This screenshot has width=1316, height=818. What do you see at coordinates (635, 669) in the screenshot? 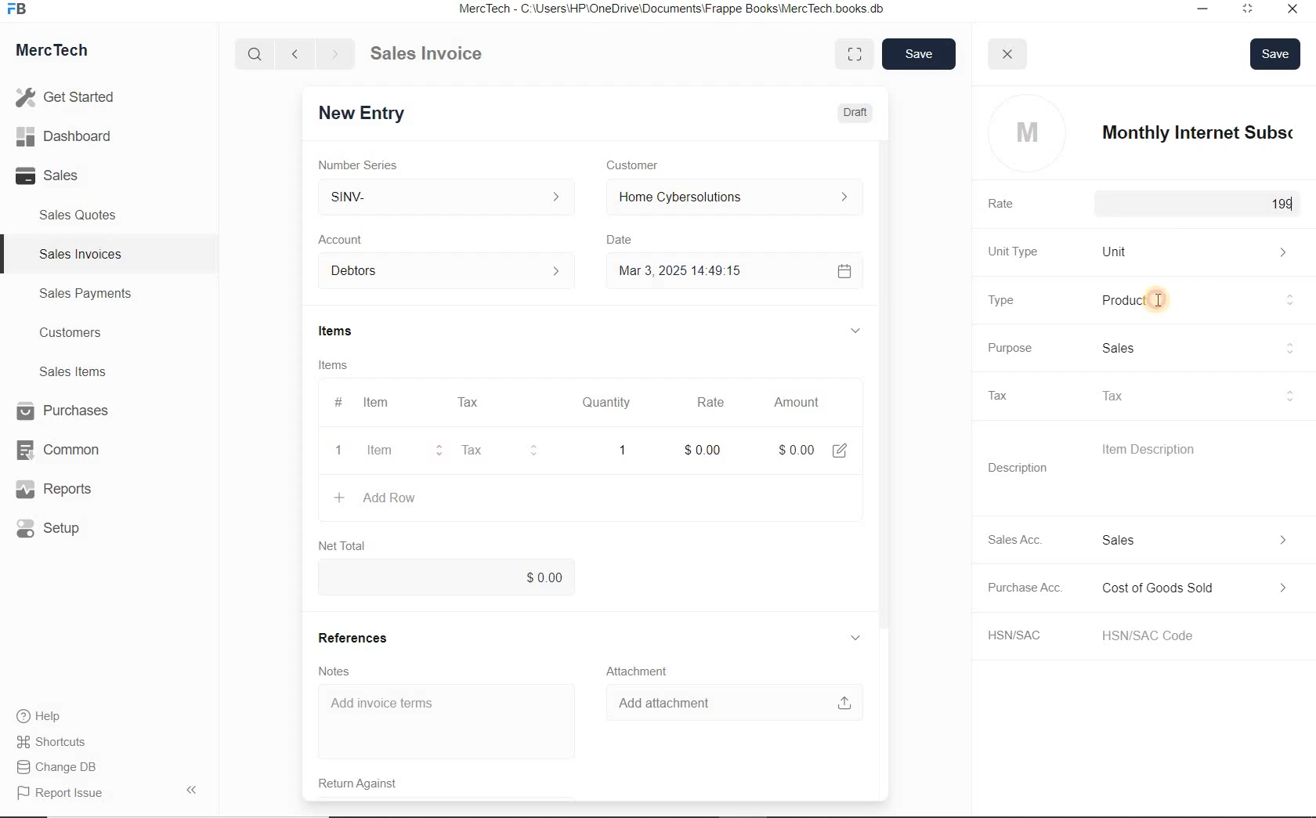
I see `Attachment` at bounding box center [635, 669].